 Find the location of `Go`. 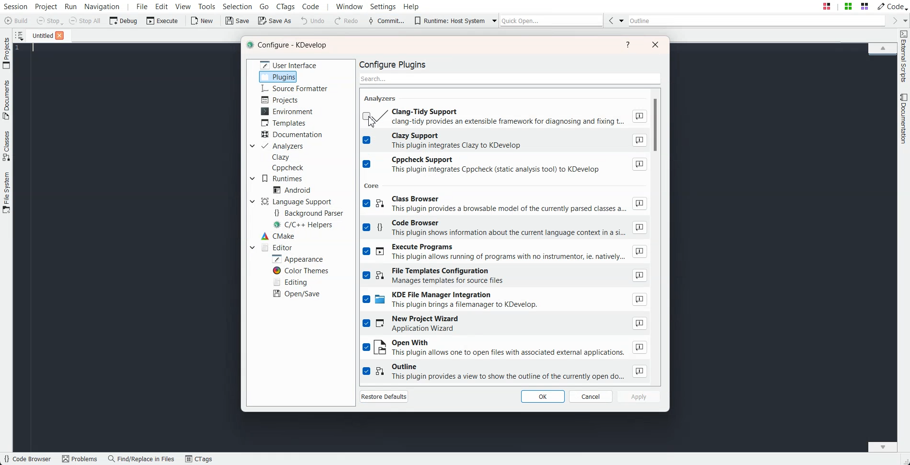

Go is located at coordinates (265, 6).